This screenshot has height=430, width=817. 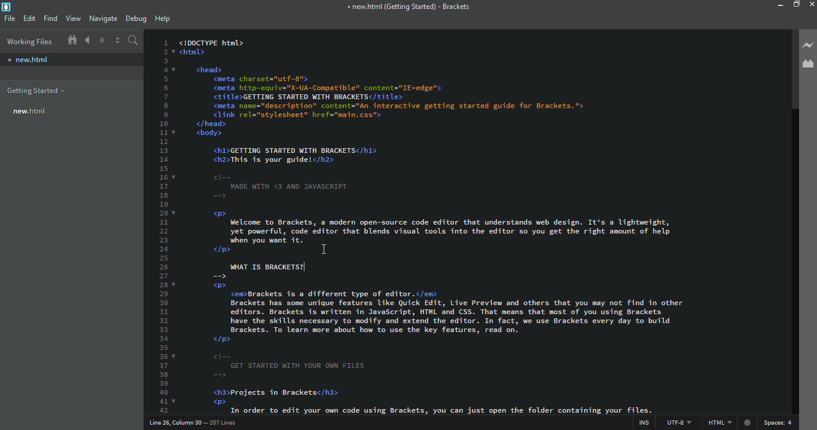 What do you see at coordinates (808, 64) in the screenshot?
I see `extension manager` at bounding box center [808, 64].